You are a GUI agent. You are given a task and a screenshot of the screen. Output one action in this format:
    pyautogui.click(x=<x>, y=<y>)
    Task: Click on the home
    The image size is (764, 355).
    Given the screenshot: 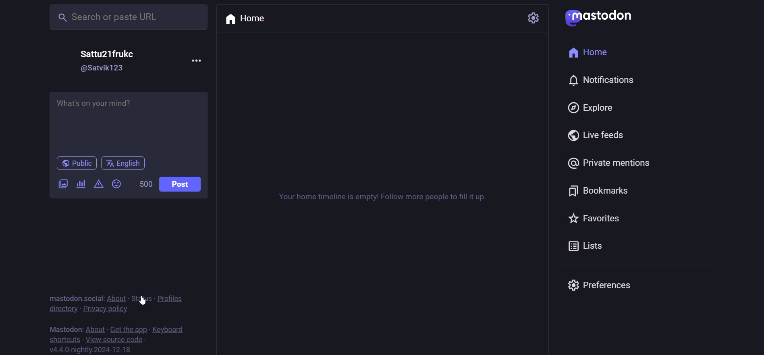 What is the action you would take?
    pyautogui.click(x=251, y=18)
    